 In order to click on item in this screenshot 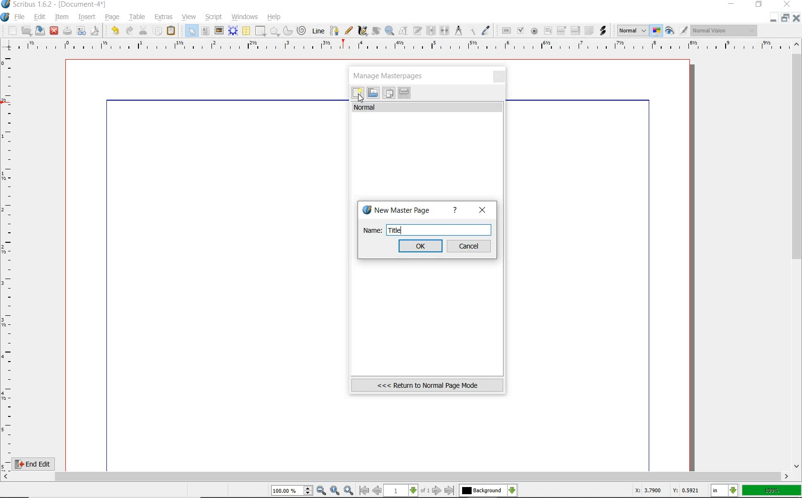, I will do `click(62, 18)`.